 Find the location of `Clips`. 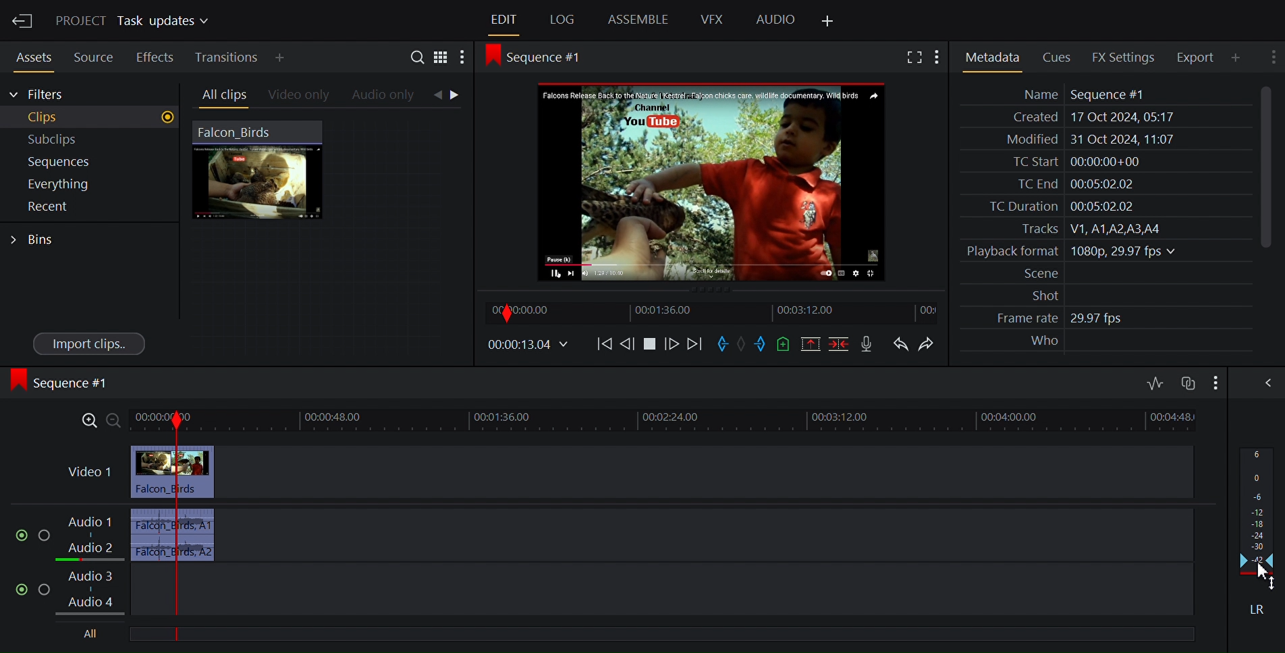

Clips is located at coordinates (89, 117).